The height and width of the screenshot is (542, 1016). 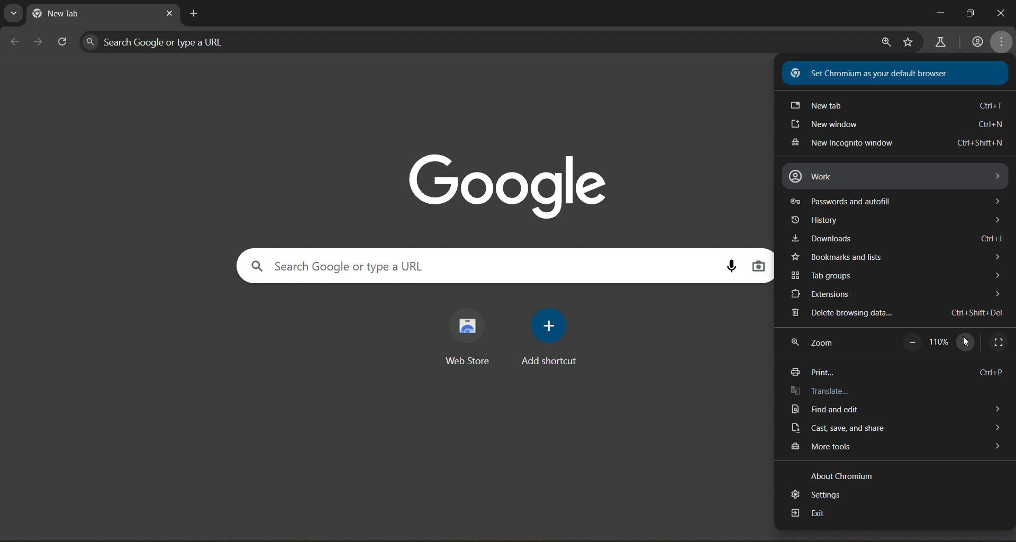 I want to click on cursor, so click(x=966, y=342).